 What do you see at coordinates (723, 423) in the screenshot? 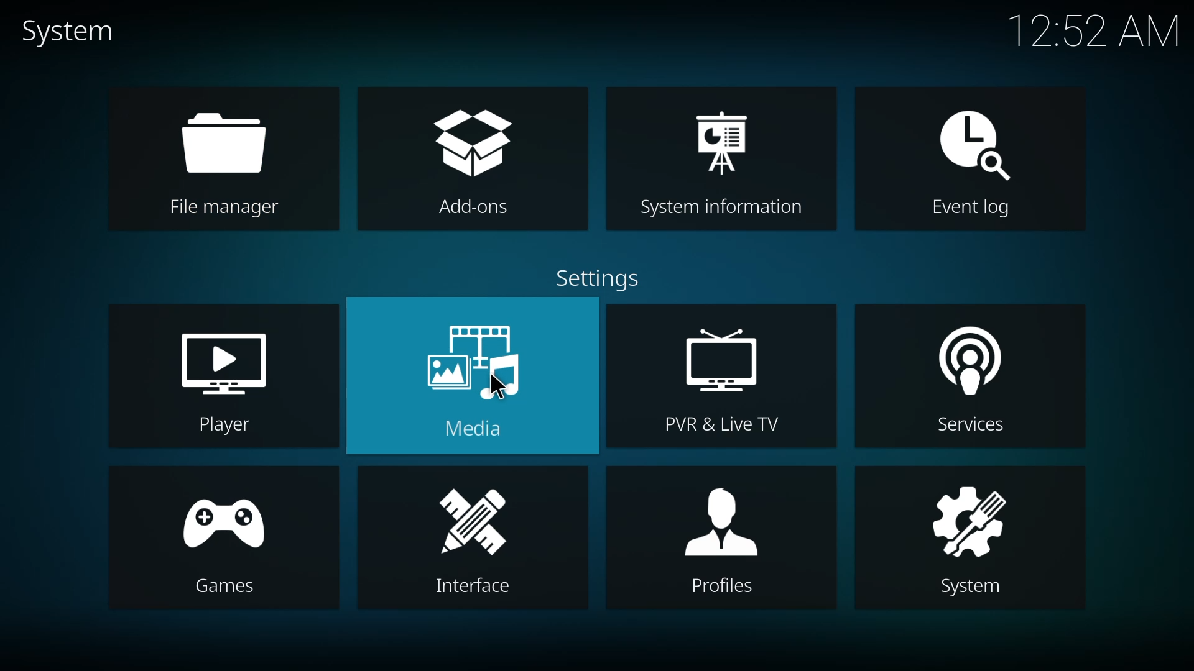
I see `PVR & Live TV` at bounding box center [723, 423].